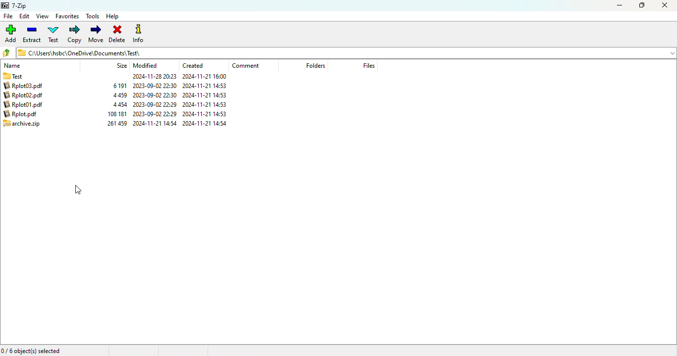 Image resolution: width=677 pixels, height=356 pixels. What do you see at coordinates (67, 16) in the screenshot?
I see `favorites` at bounding box center [67, 16].